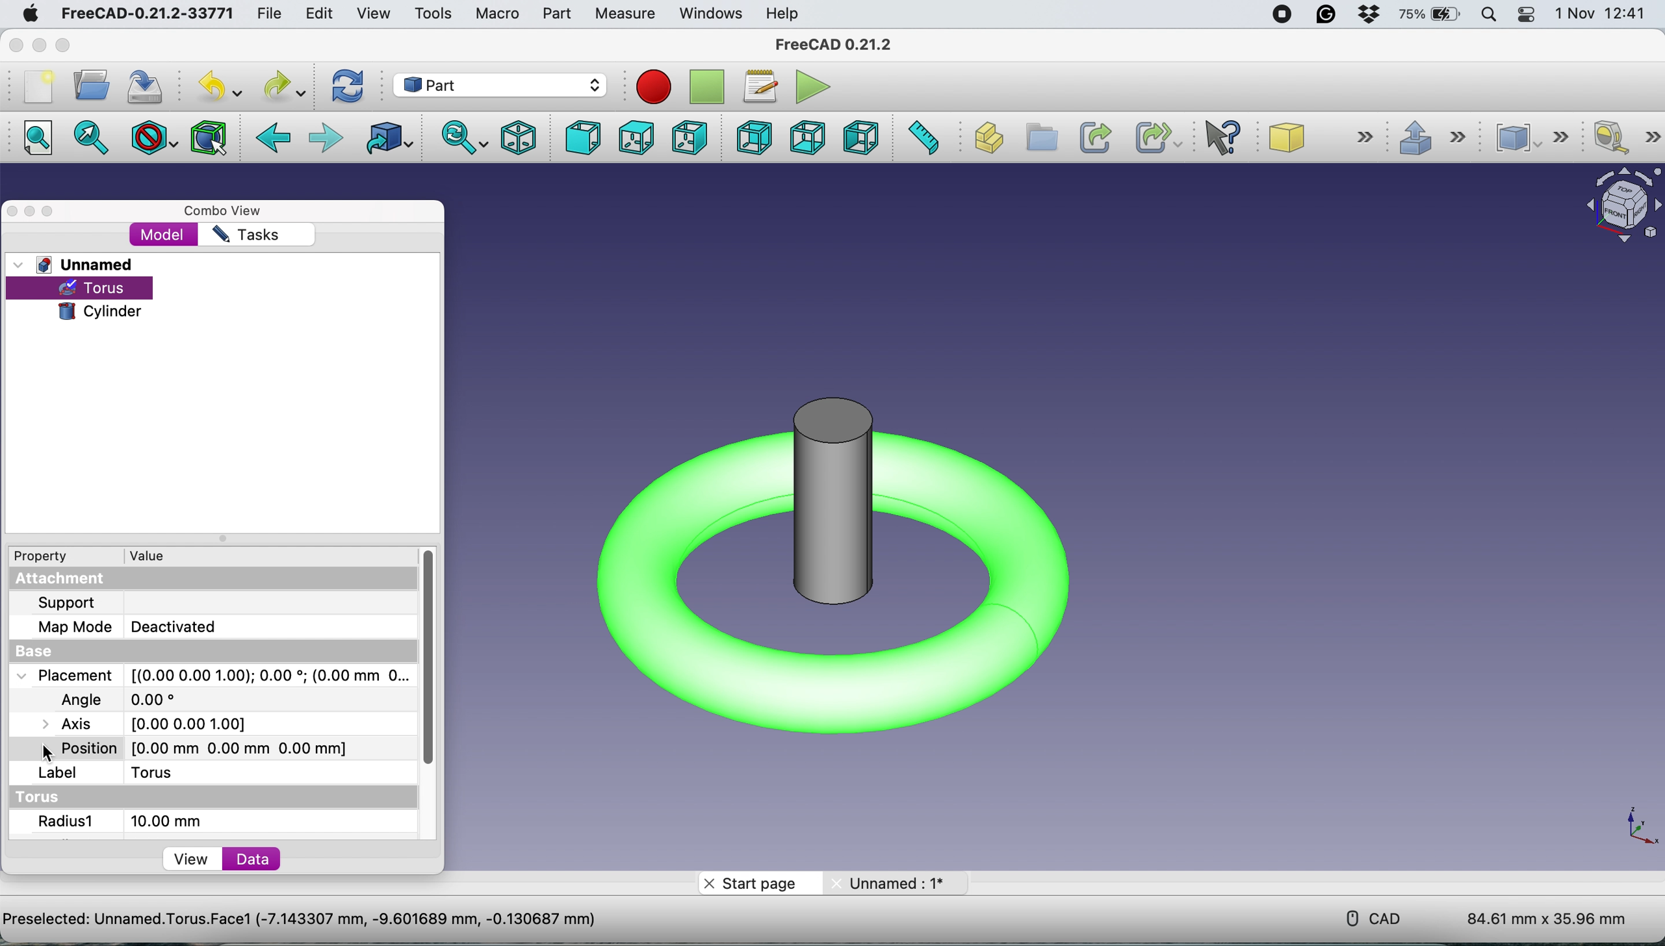  I want to click on torus, so click(101, 288).